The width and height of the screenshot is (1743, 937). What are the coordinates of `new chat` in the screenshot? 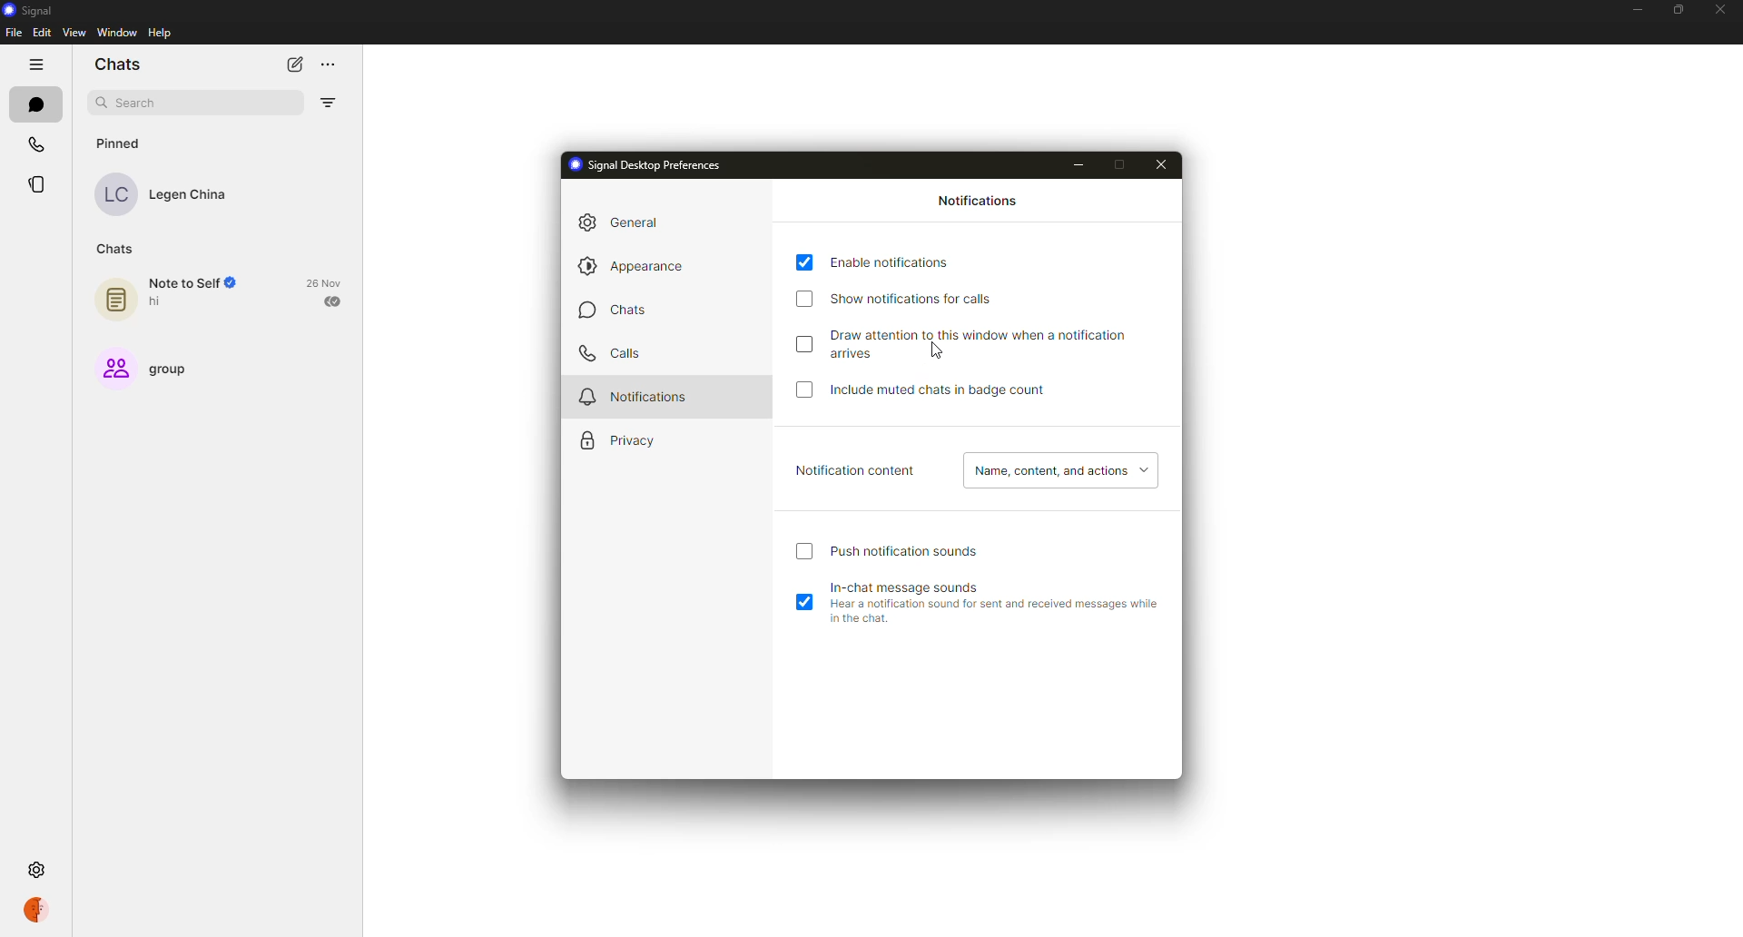 It's located at (292, 64).